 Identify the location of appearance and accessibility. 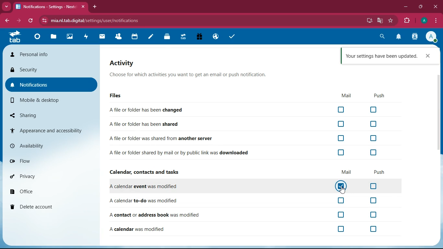
(51, 131).